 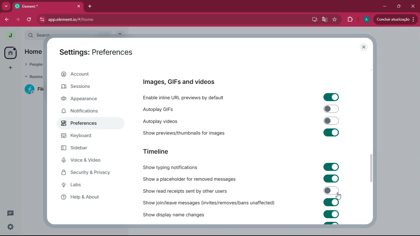 What do you see at coordinates (331, 121) in the screenshot?
I see `toggle on/off` at bounding box center [331, 121].